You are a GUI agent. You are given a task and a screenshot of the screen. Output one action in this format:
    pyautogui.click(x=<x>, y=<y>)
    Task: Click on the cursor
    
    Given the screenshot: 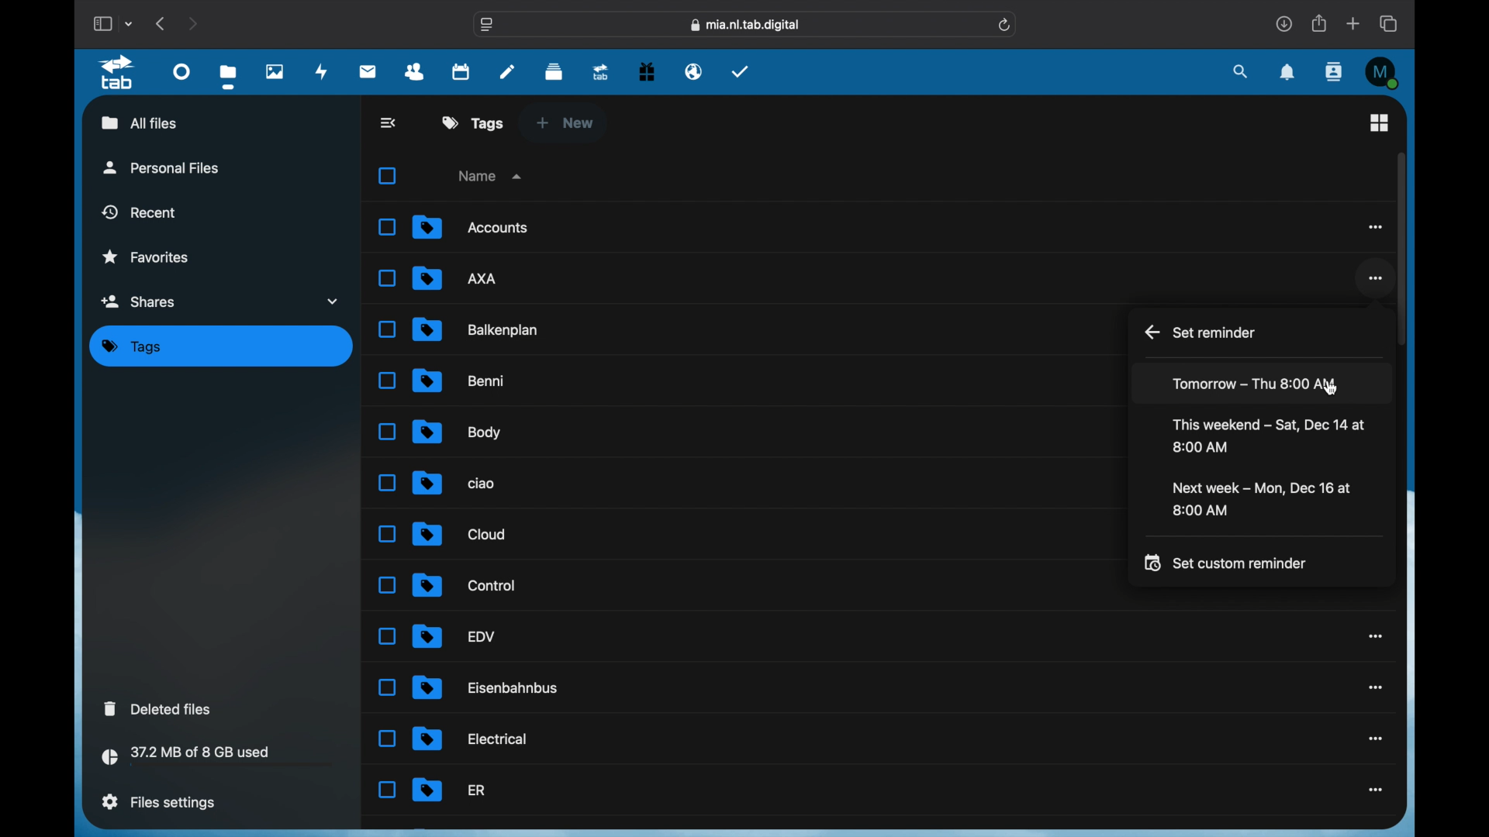 What is the action you would take?
    pyautogui.click(x=1330, y=387)
    